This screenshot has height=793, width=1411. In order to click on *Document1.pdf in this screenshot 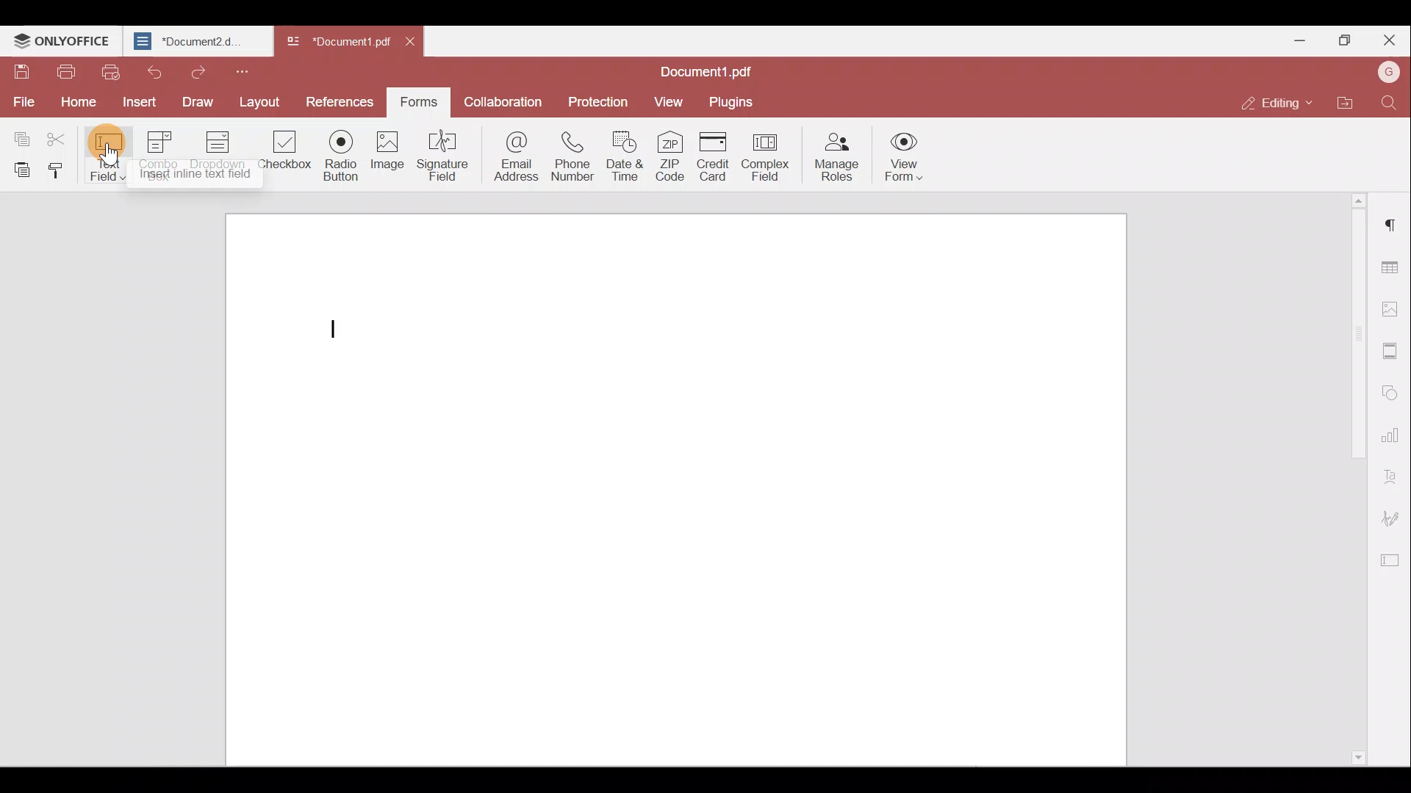, I will do `click(340, 43)`.